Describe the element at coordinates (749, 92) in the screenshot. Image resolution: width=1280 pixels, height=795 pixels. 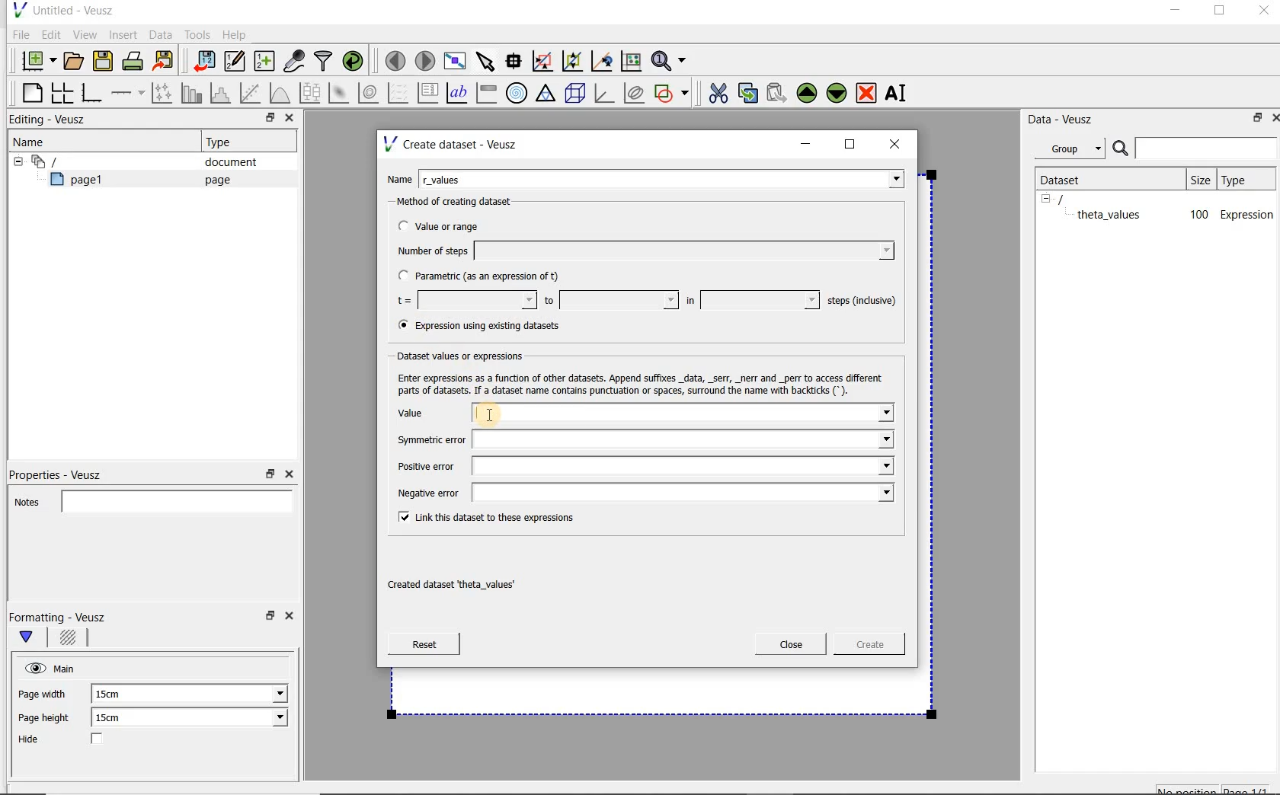
I see `copy the selected widget` at that location.